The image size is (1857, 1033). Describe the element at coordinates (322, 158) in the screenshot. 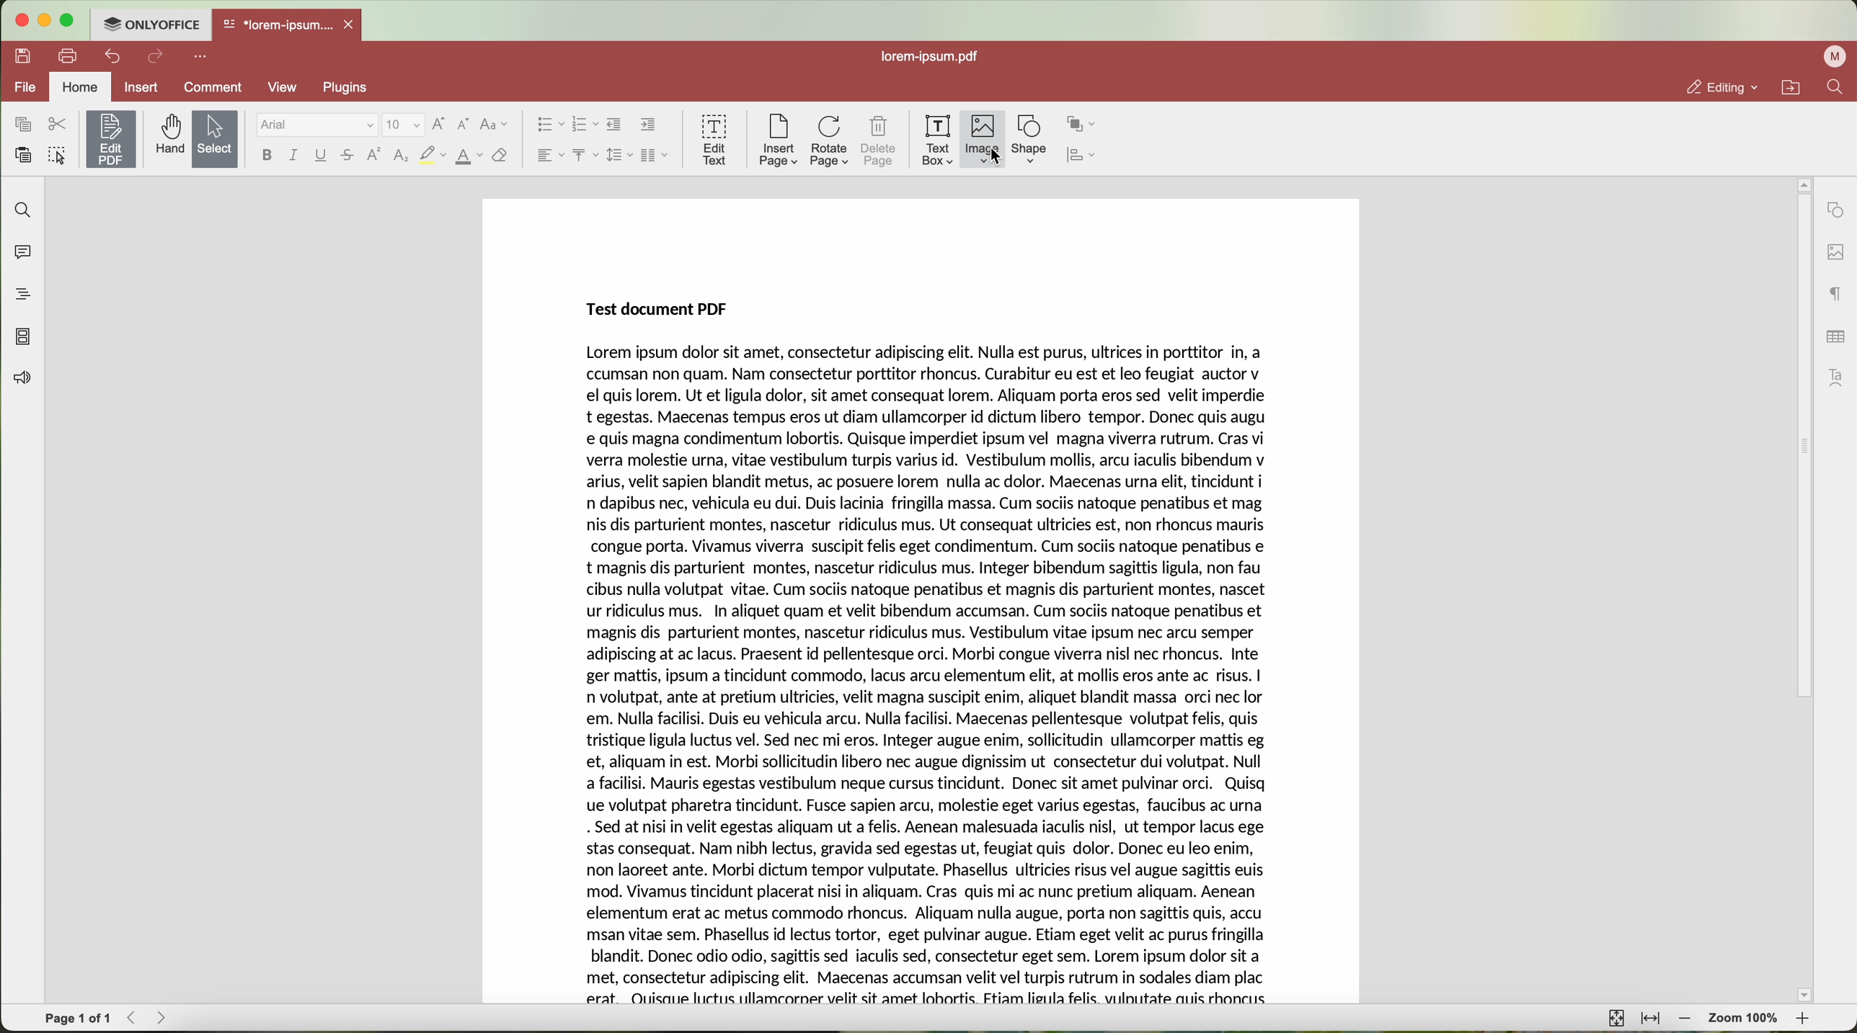

I see `underline` at that location.